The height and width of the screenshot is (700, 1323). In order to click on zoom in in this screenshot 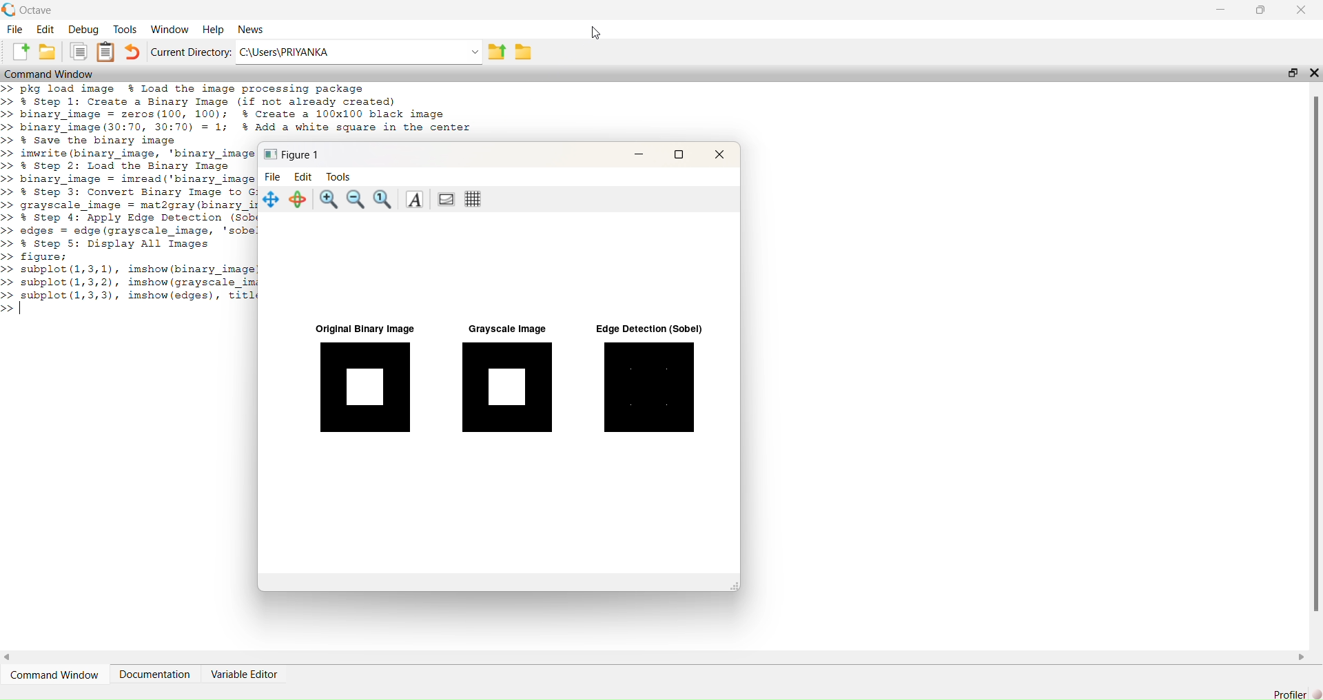, I will do `click(329, 199)`.